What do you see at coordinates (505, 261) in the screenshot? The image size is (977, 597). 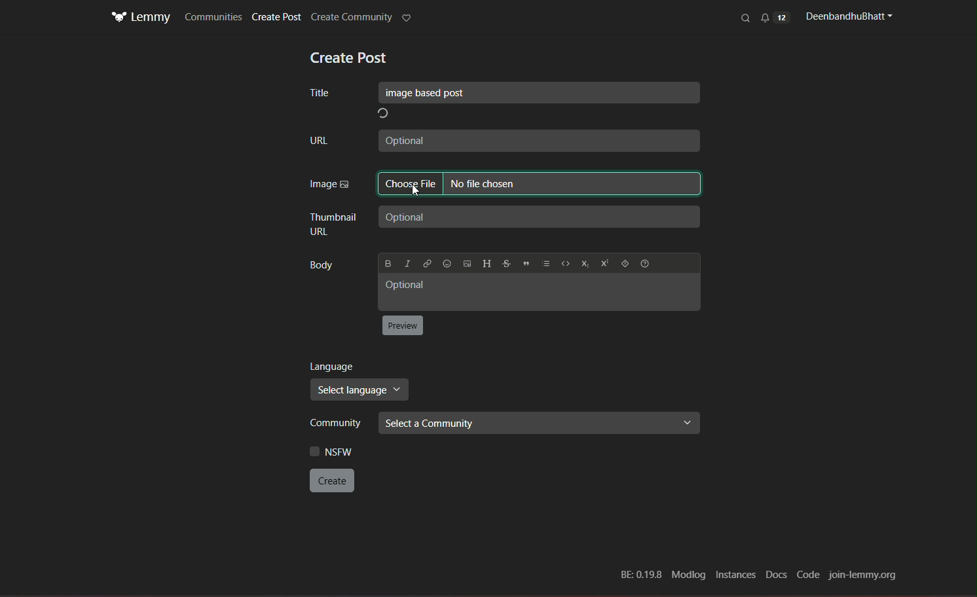 I see `Strikethrough` at bounding box center [505, 261].